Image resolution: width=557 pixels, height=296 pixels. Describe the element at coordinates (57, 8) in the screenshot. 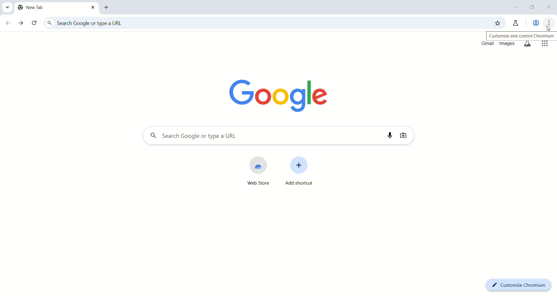

I see `current tab` at that location.